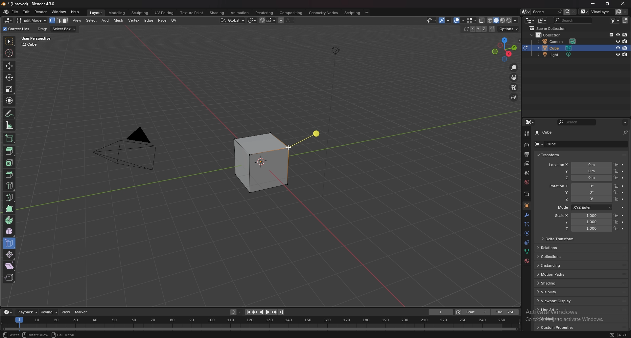 Image resolution: width=631 pixels, height=338 pixels. Describe the element at coordinates (116, 13) in the screenshot. I see `modeling` at that location.